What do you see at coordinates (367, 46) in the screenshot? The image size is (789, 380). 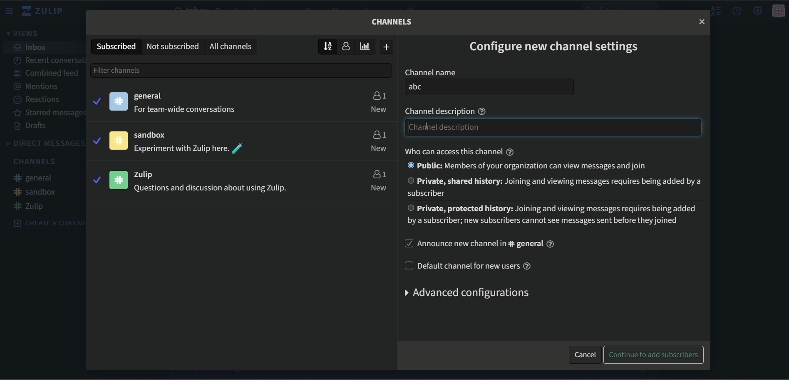 I see `poll` at bounding box center [367, 46].